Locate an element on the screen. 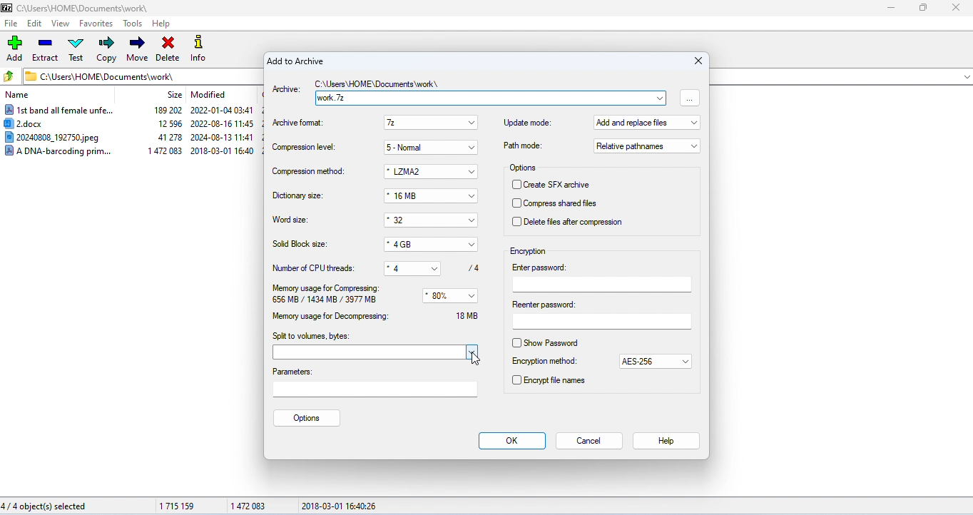 This screenshot has height=515, width=973. drop down is located at coordinates (686, 362).